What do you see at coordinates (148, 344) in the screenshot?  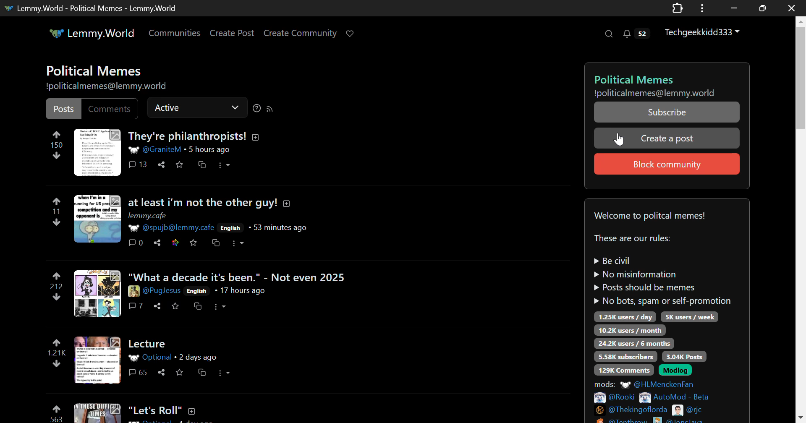 I see `Lecture` at bounding box center [148, 344].